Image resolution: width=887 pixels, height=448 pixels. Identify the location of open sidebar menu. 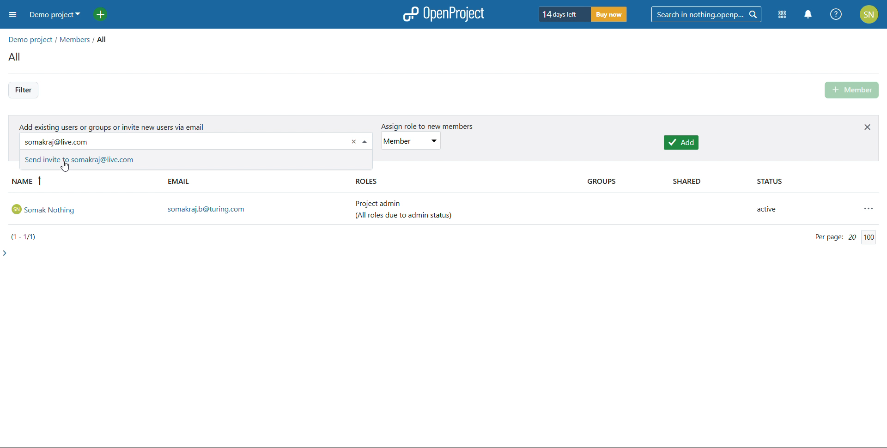
(12, 15).